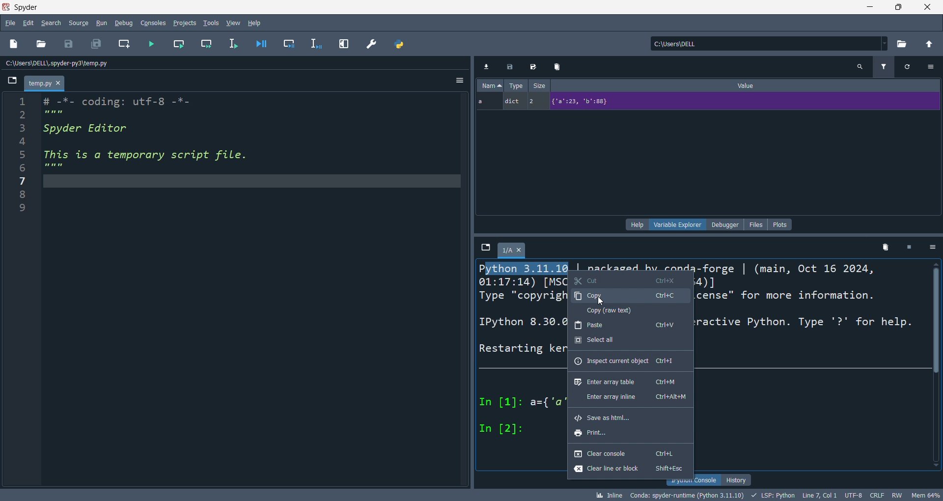  What do you see at coordinates (629, 417) in the screenshot?
I see `save as html` at bounding box center [629, 417].